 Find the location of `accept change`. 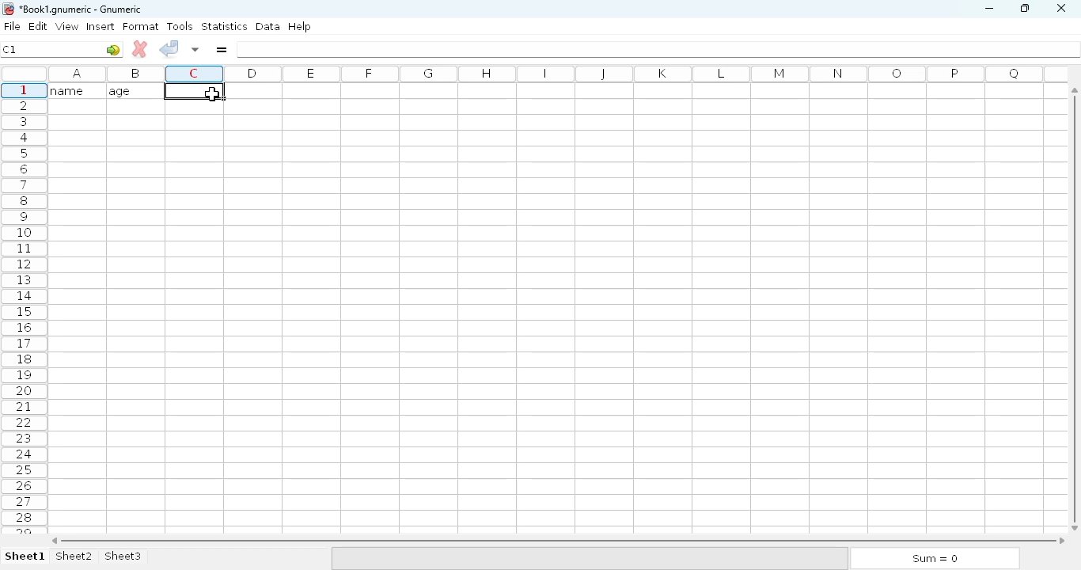

accept change is located at coordinates (169, 47).